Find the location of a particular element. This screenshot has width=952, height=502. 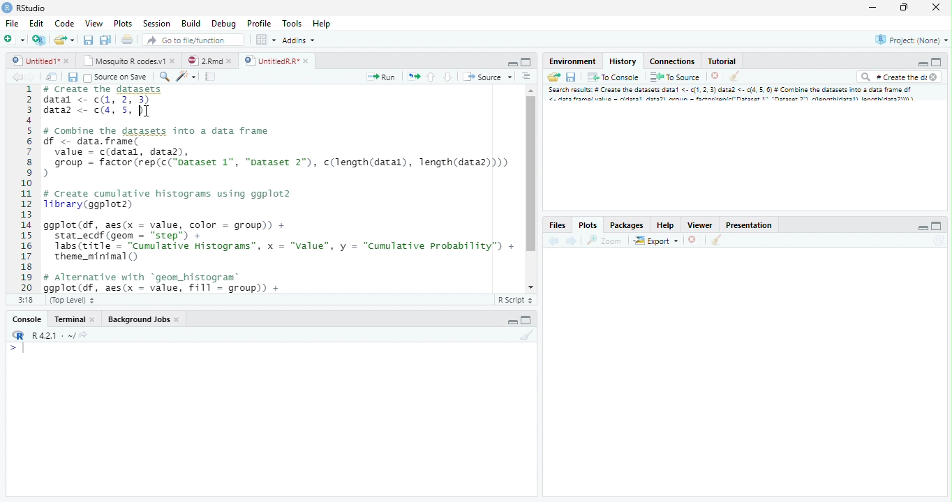

Build is located at coordinates (192, 24).